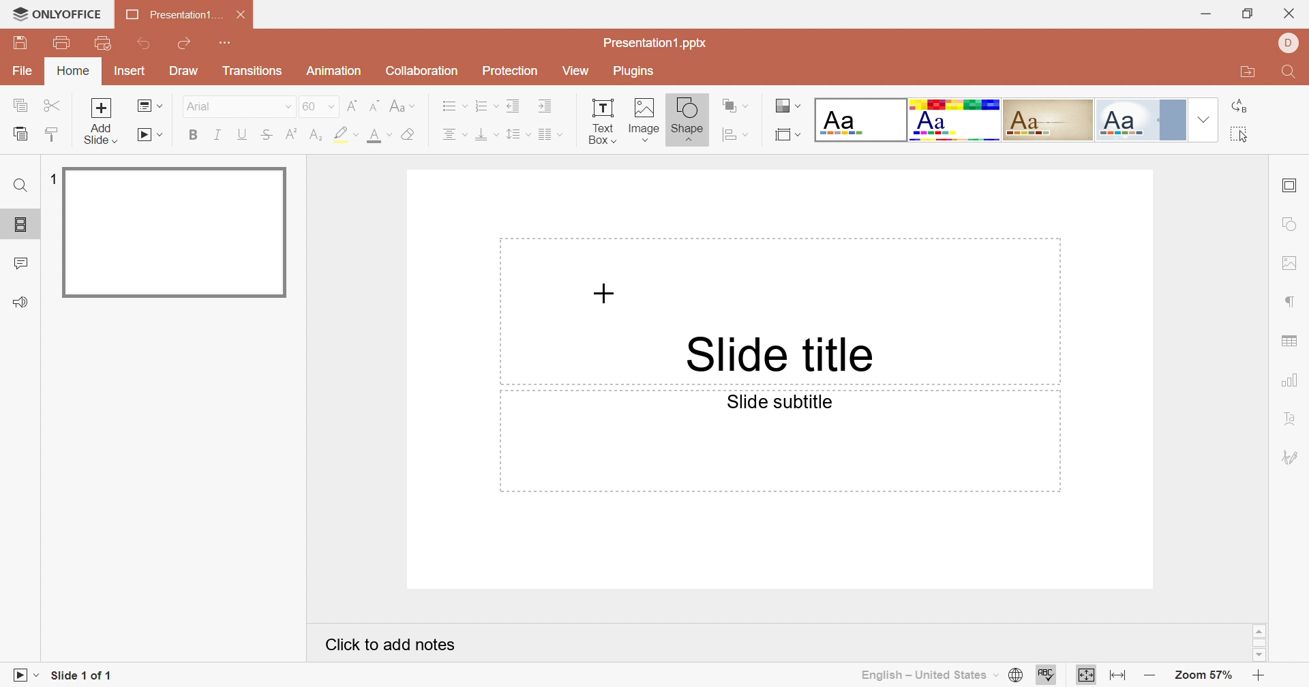 The height and width of the screenshot is (687, 1309). I want to click on English - United States, so click(924, 677).